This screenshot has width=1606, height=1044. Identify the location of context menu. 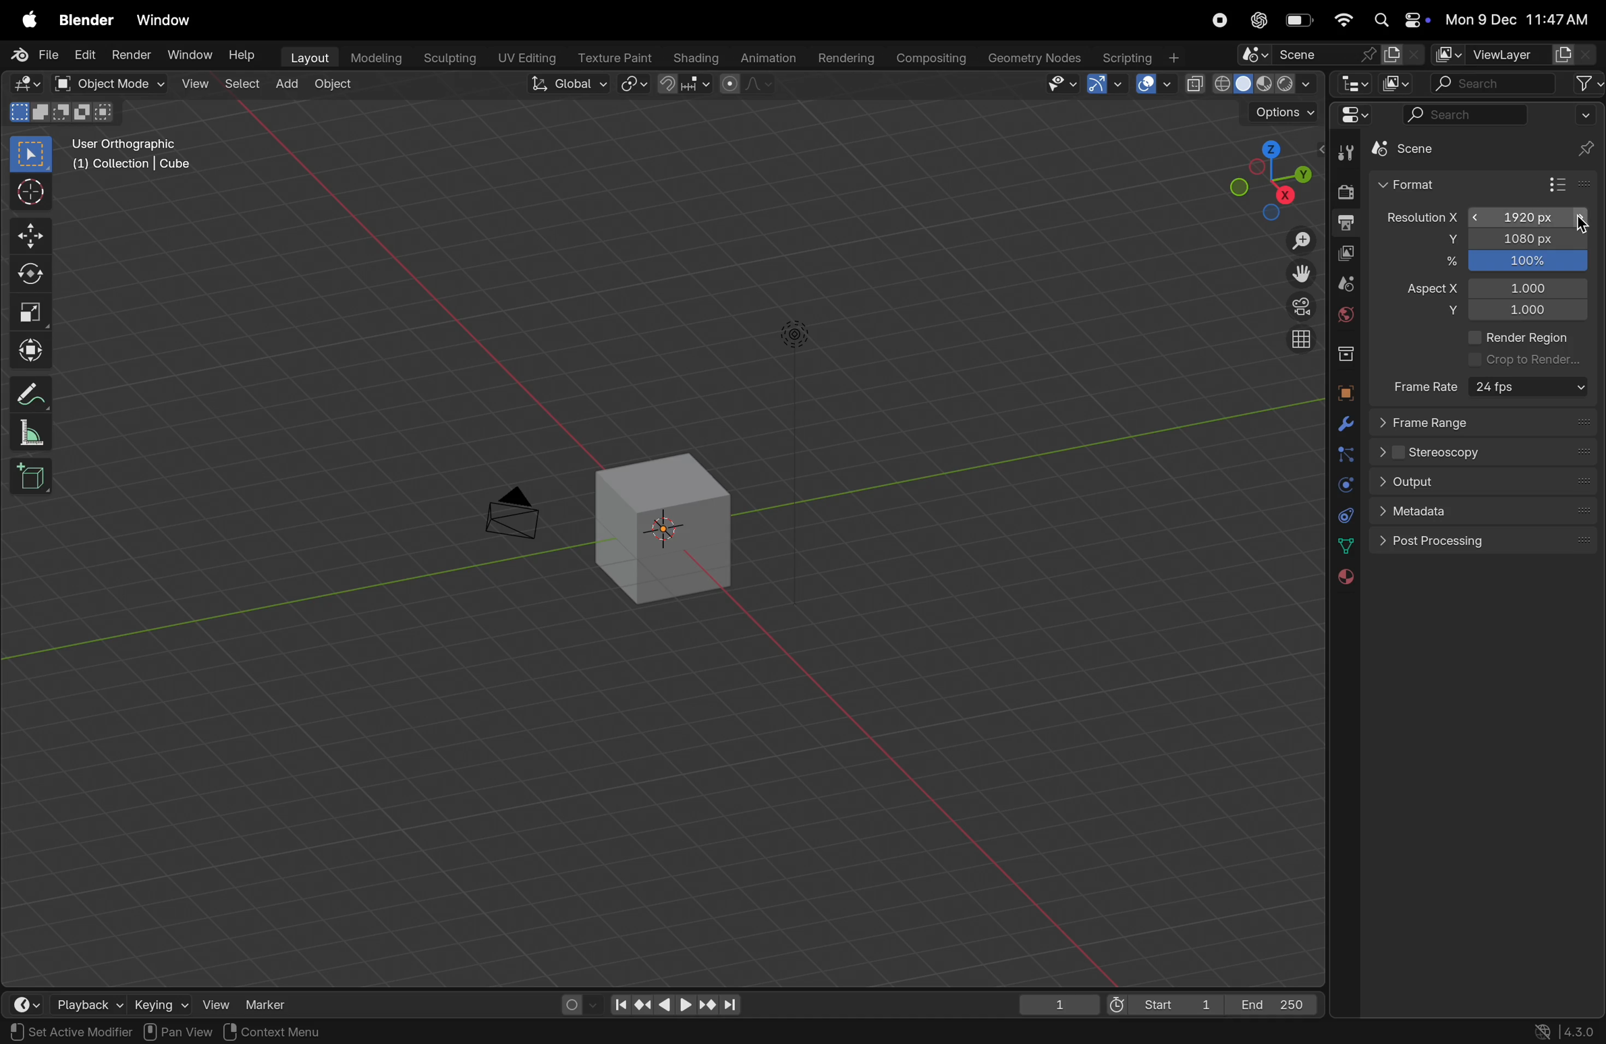
(270, 1031).